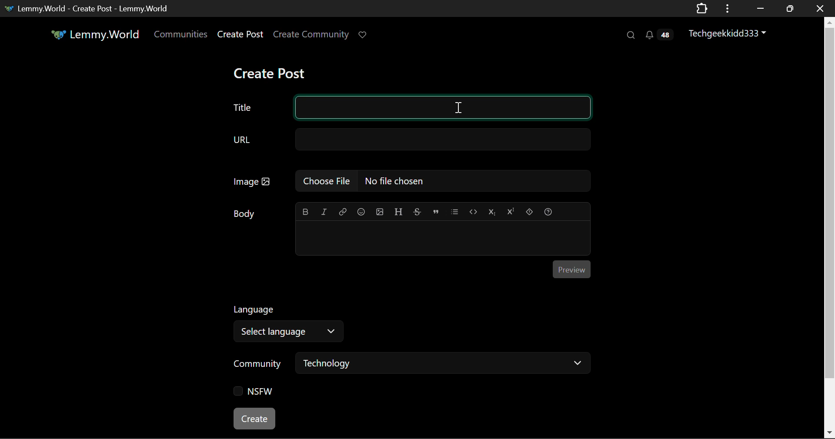 This screenshot has width=835, height=439. What do you see at coordinates (571, 269) in the screenshot?
I see `Post Preview Button` at bounding box center [571, 269].